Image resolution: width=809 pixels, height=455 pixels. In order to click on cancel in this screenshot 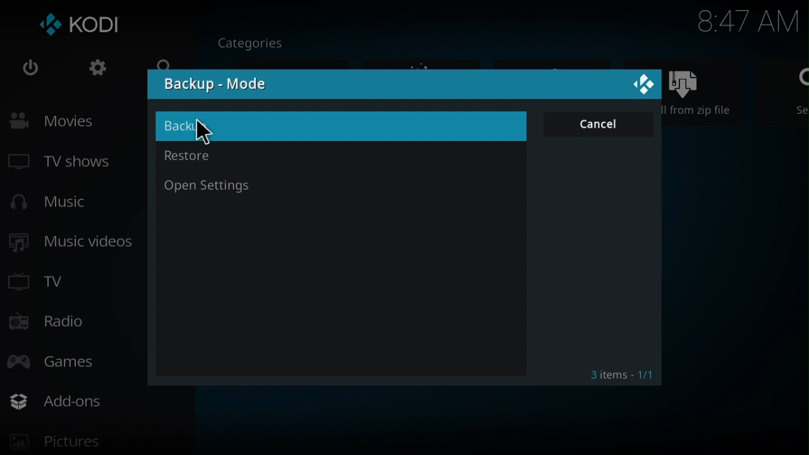, I will do `click(596, 126)`.